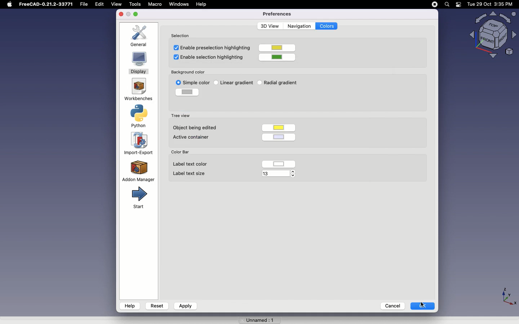 Image resolution: width=519 pixels, height=324 pixels. I want to click on Macro, so click(155, 4).